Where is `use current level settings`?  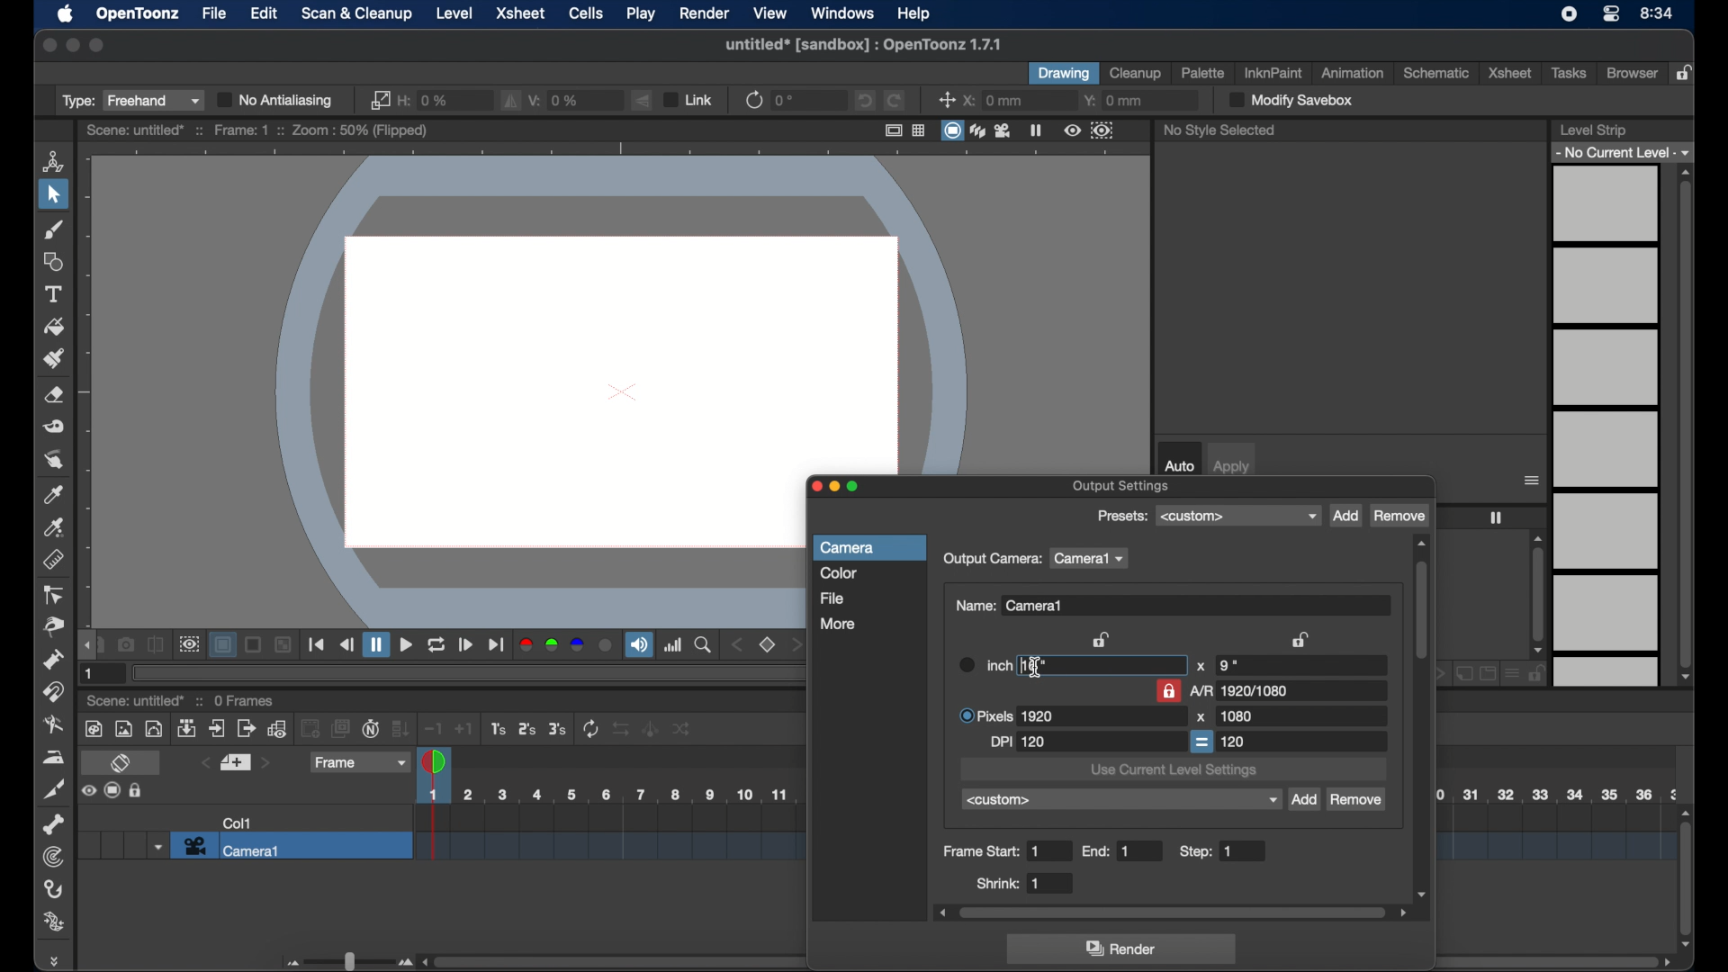 use current level settings is located at coordinates (1174, 771).